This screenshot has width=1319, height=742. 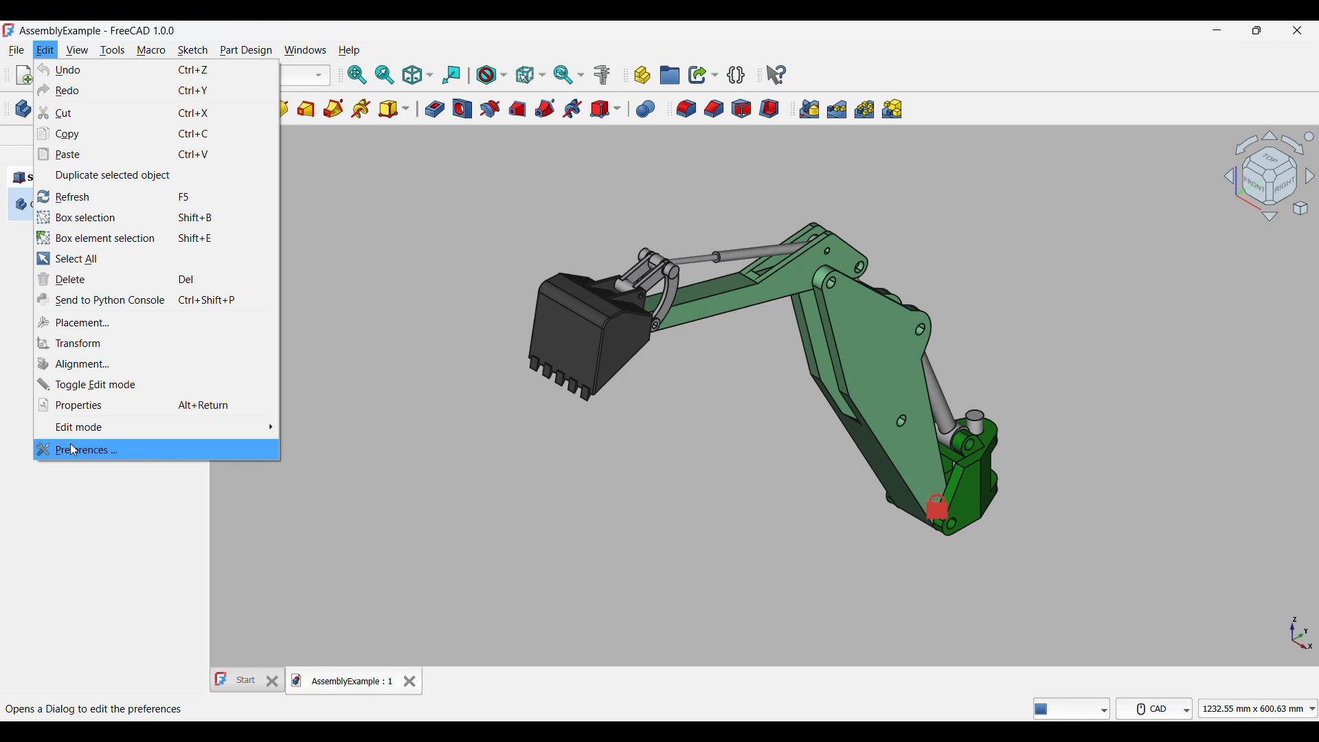 I want to click on Fillet, so click(x=686, y=109).